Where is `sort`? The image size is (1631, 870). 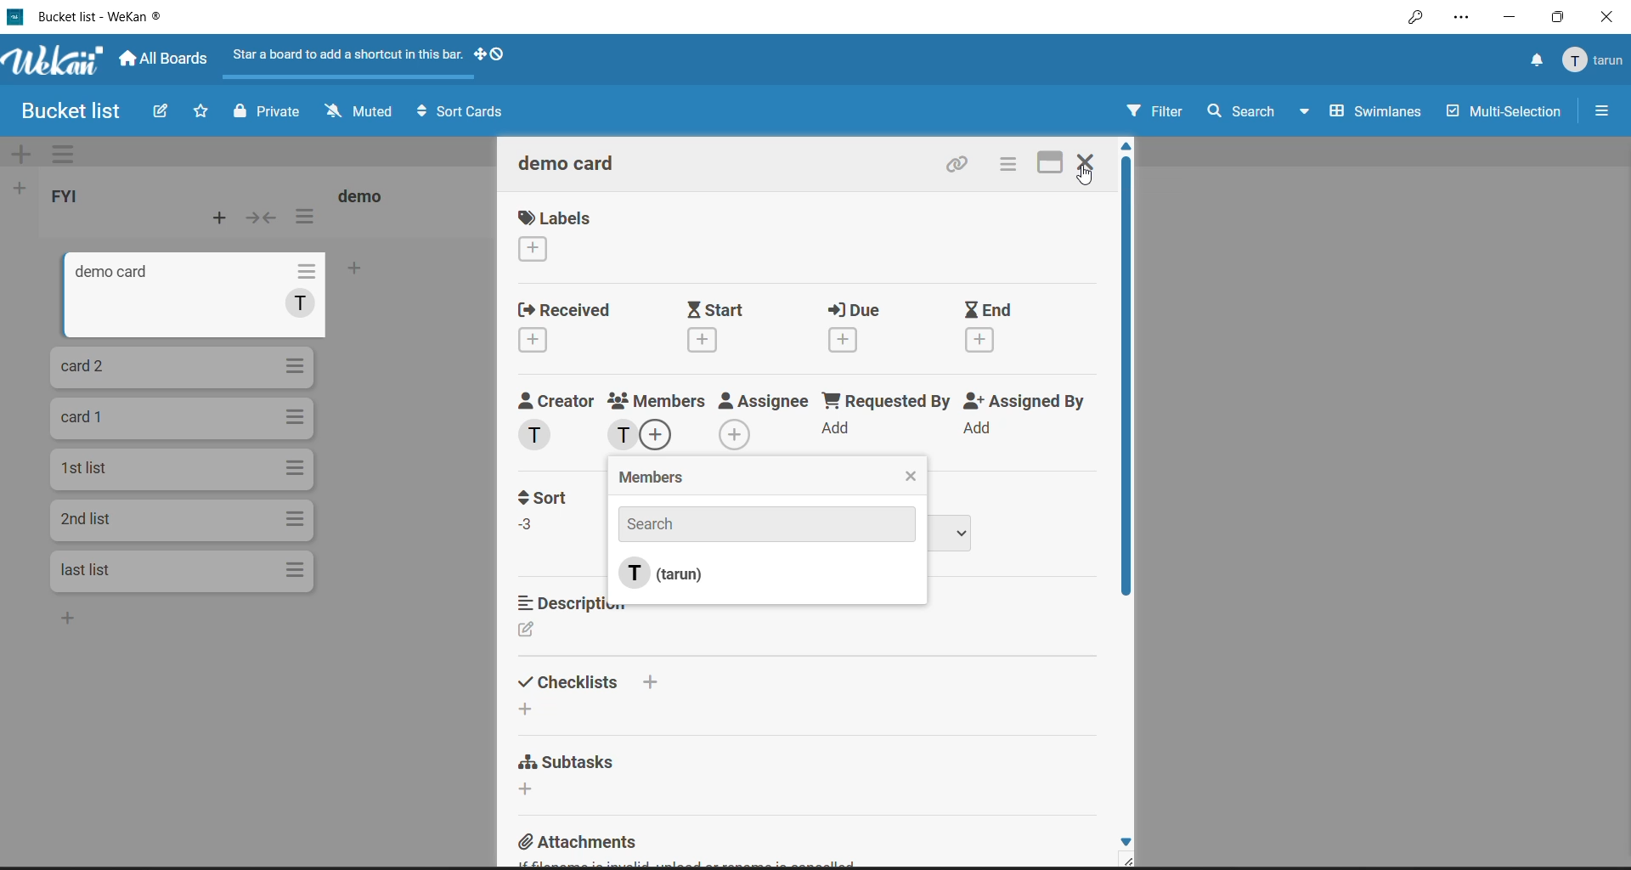
sort is located at coordinates (550, 499).